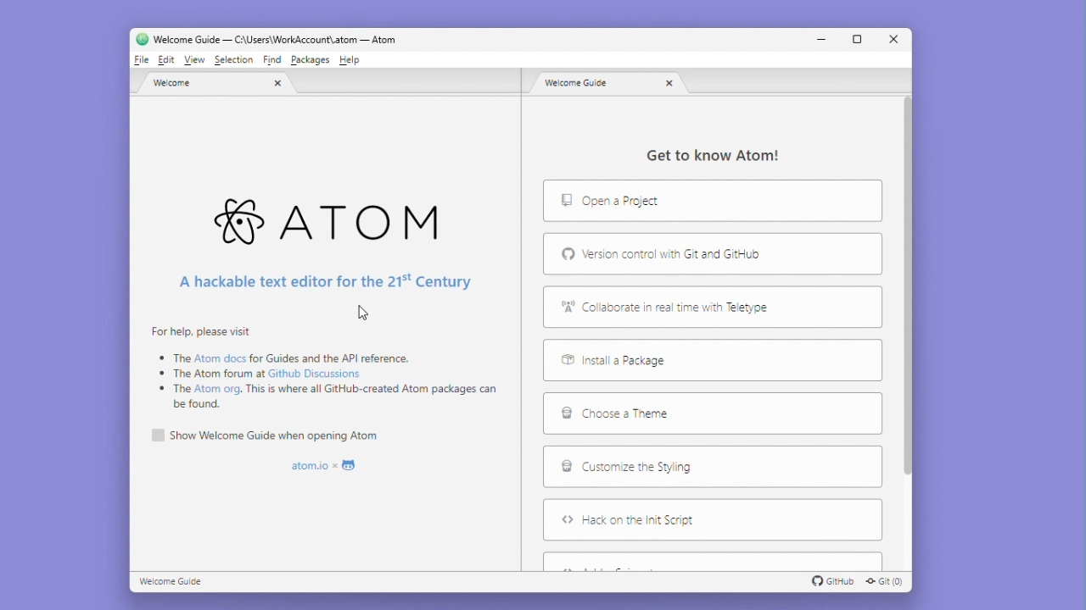 This screenshot has height=610, width=1086. Describe the element at coordinates (165, 60) in the screenshot. I see `Edit` at that location.